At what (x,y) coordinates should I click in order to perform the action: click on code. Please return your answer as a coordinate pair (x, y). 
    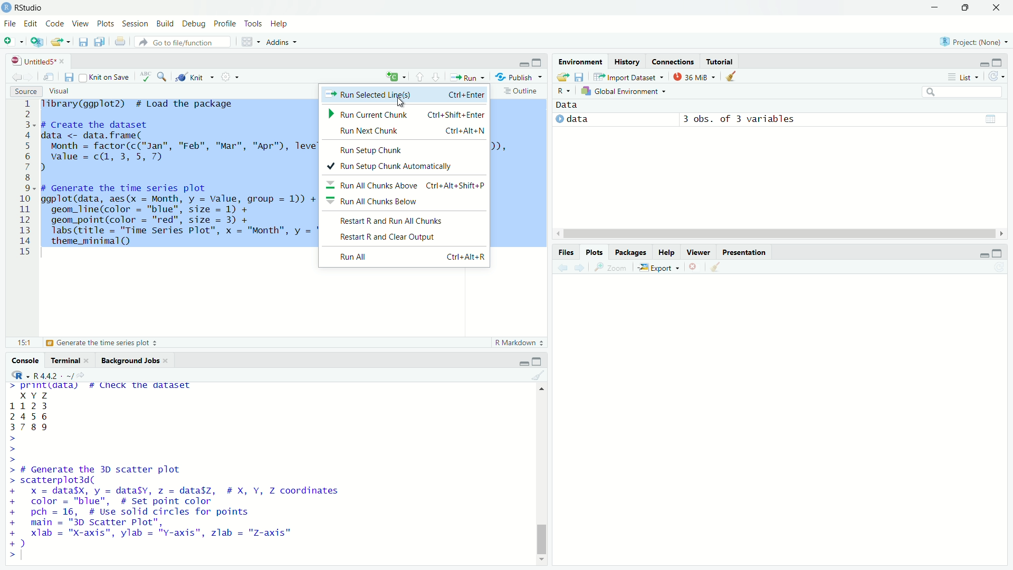
    Looking at the image, I should click on (55, 23).